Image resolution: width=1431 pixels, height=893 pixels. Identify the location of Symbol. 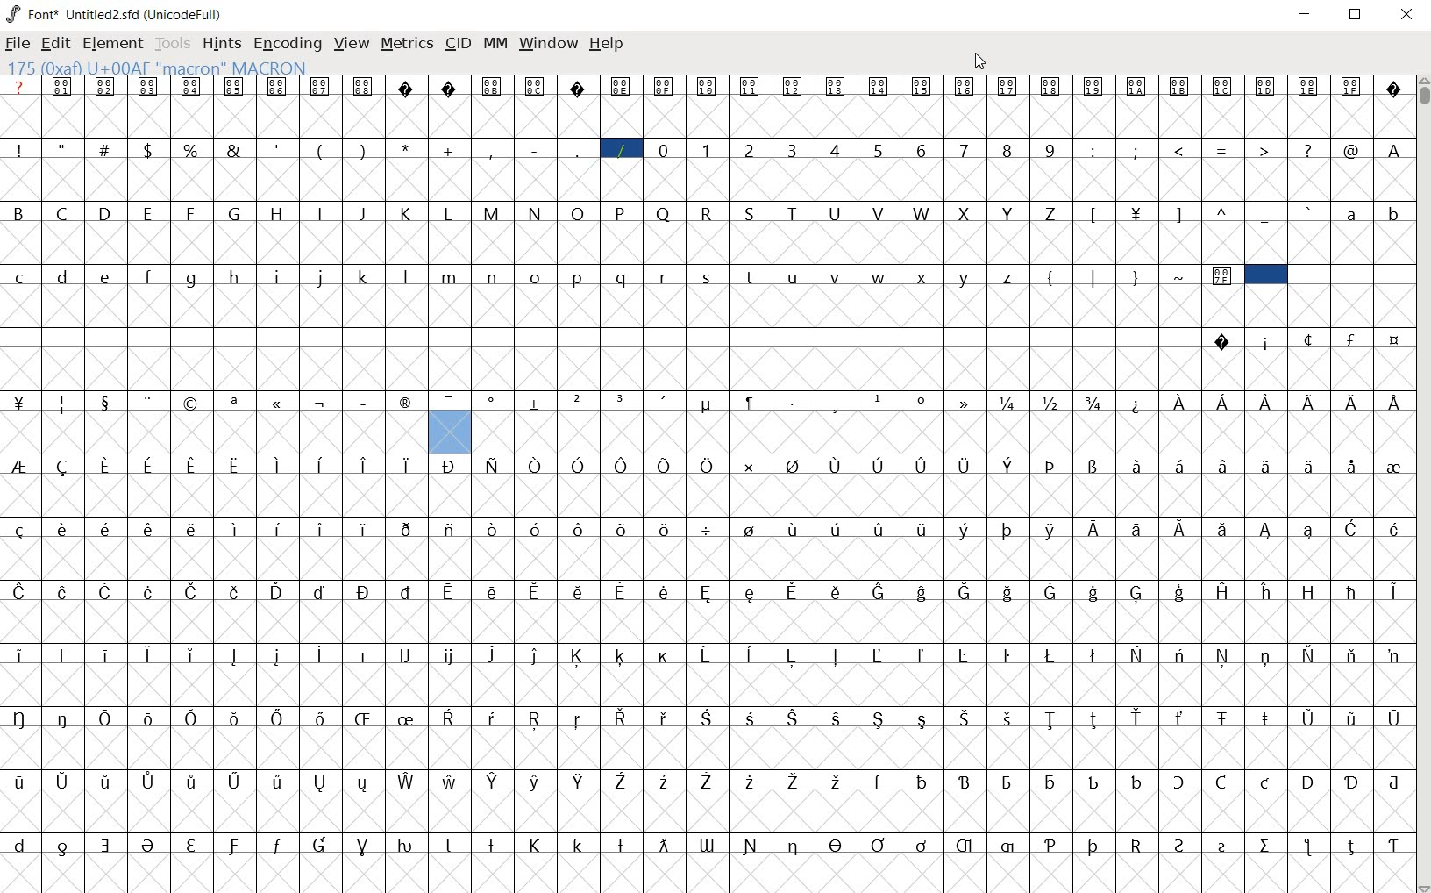
(1310, 401).